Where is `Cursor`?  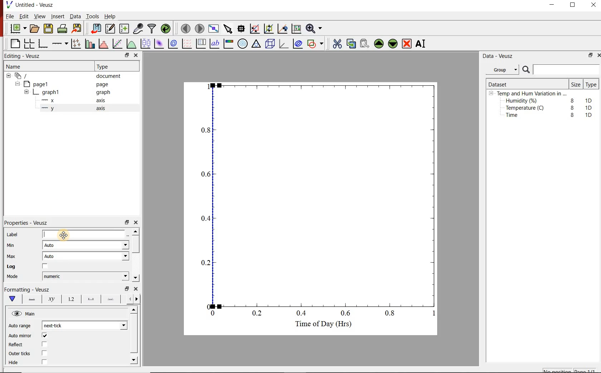 Cursor is located at coordinates (68, 234).